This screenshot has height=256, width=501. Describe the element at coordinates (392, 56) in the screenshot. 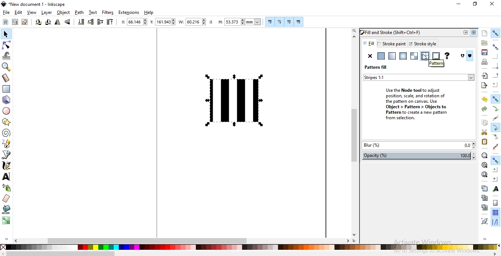

I see `linear gradient` at that location.